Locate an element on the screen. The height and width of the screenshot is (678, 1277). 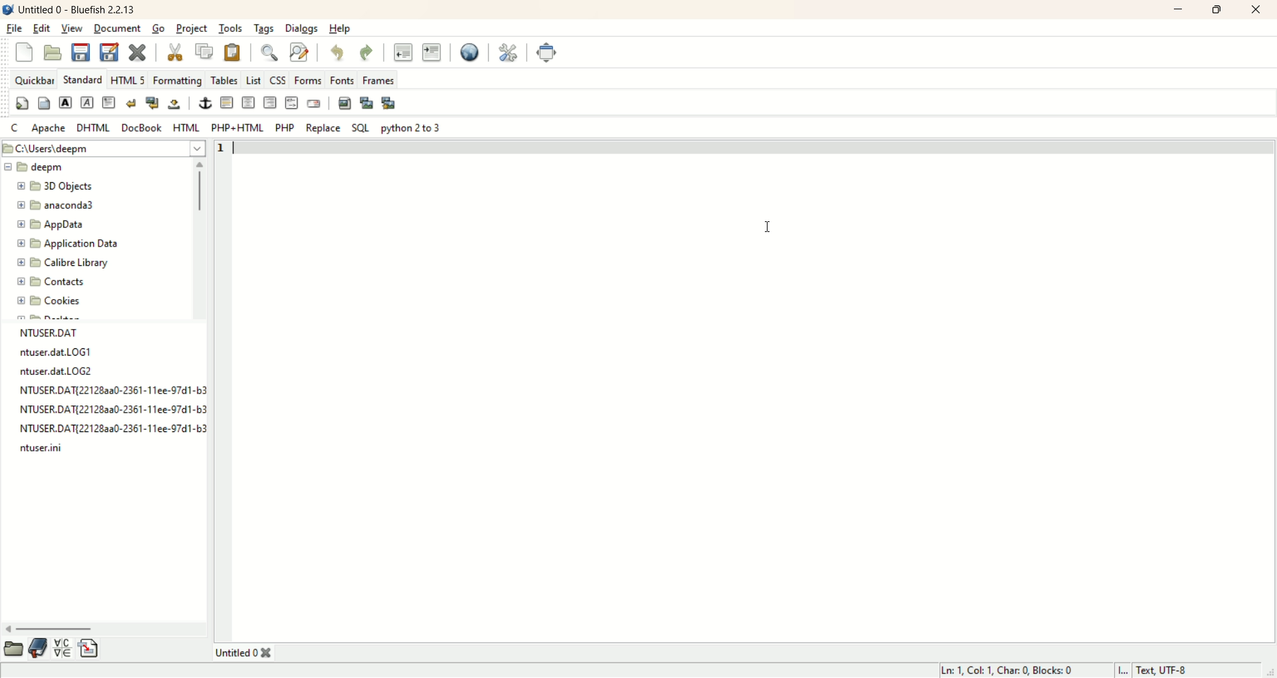
fullscreen is located at coordinates (549, 51).